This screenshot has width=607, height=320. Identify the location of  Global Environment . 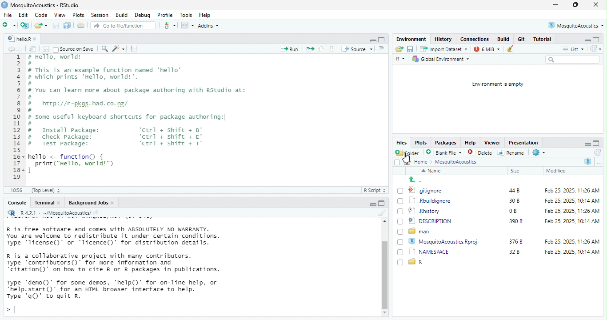
(443, 60).